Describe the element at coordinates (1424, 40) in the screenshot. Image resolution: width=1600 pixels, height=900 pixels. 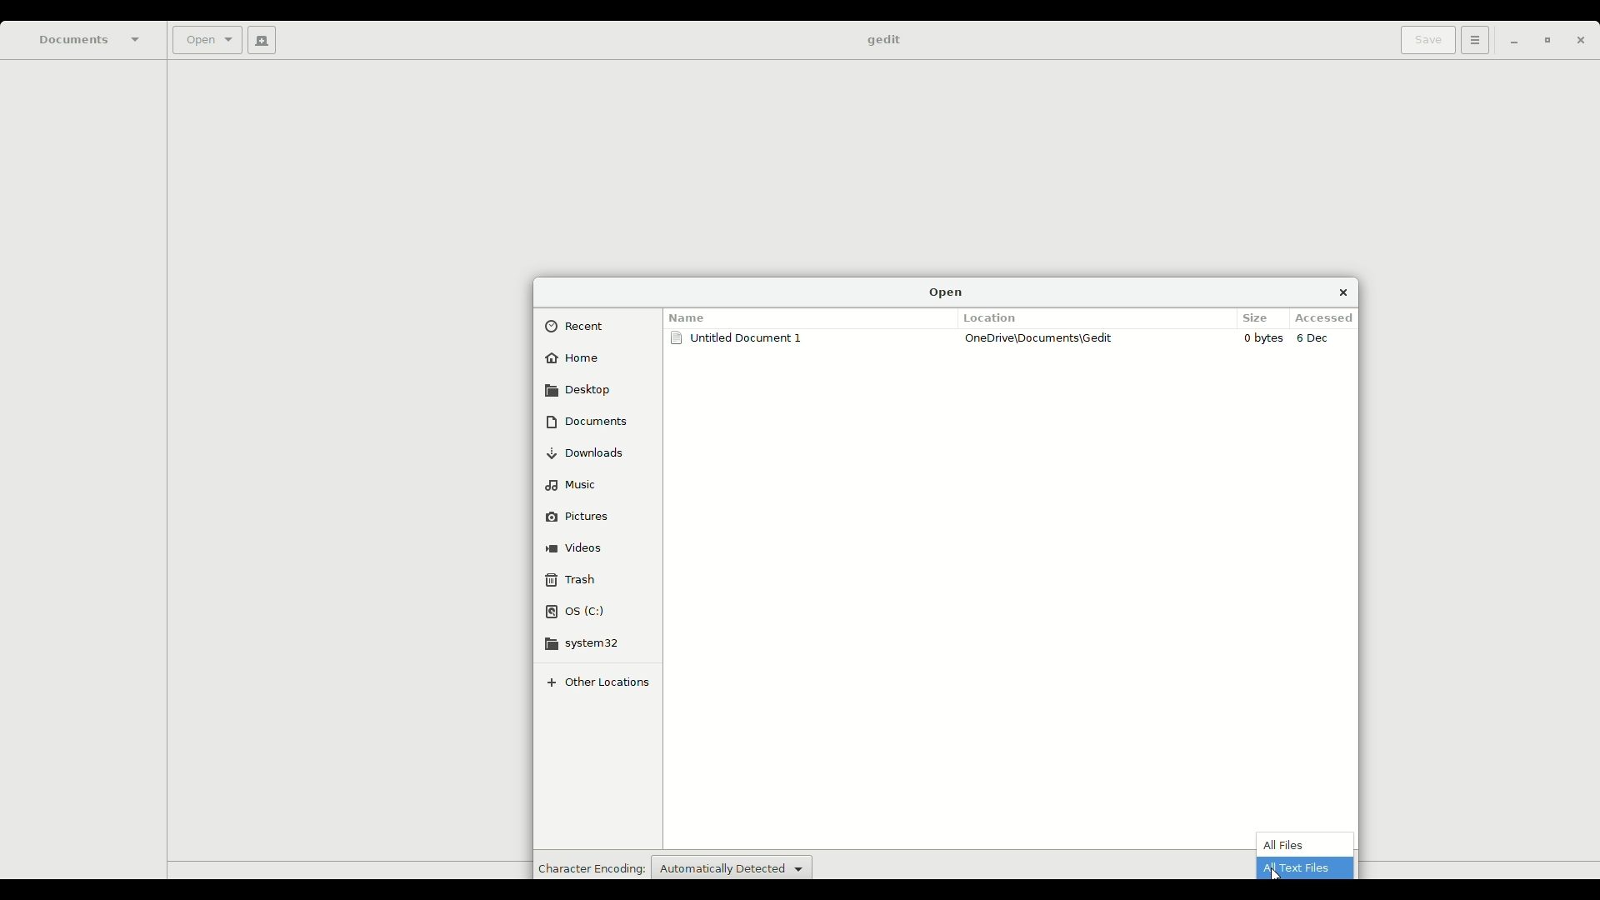
I see `Save` at that location.